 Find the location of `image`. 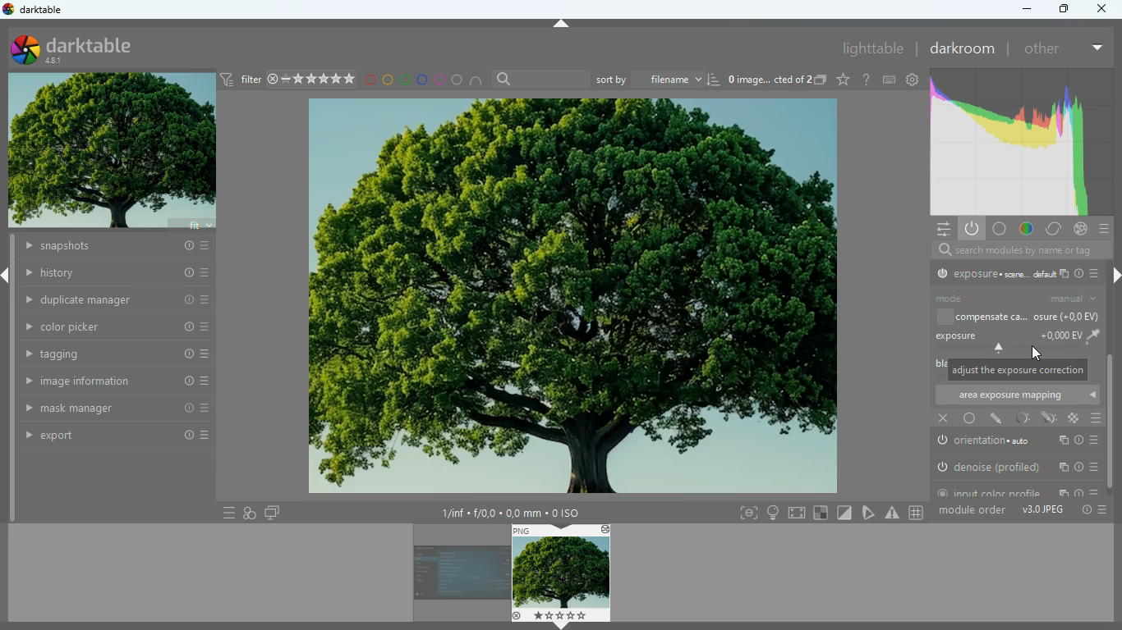

image is located at coordinates (461, 576).